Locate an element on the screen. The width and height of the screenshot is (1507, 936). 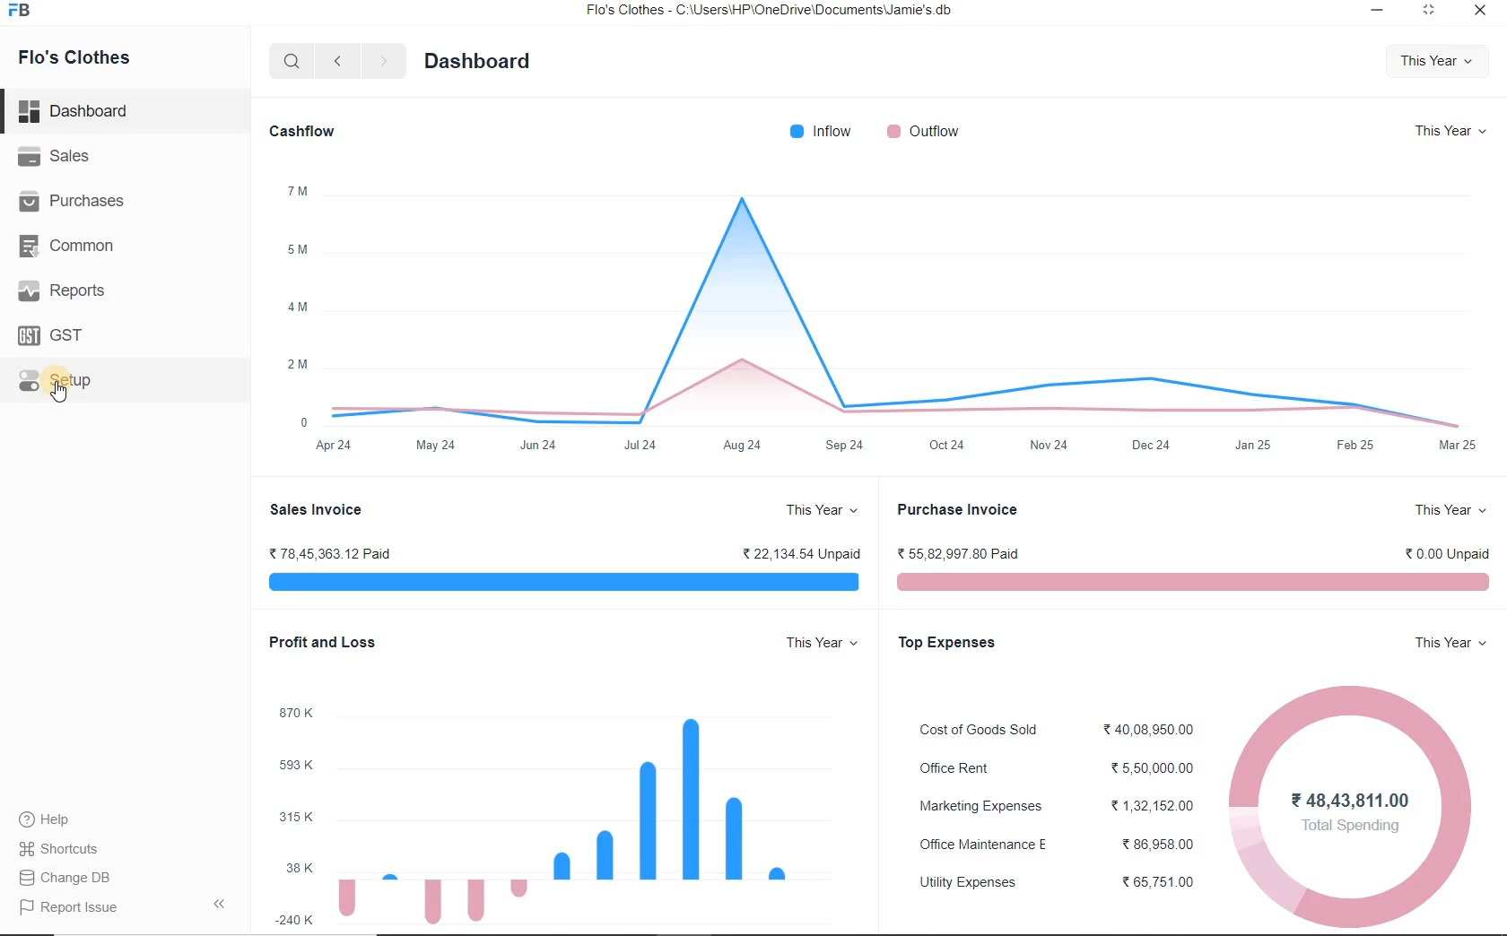
Previous is located at coordinates (335, 60).